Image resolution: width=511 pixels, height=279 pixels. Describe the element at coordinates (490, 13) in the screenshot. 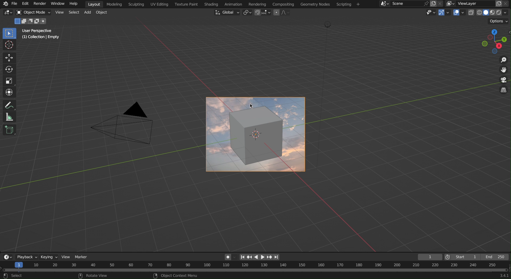

I see `Viewport Shading` at that location.